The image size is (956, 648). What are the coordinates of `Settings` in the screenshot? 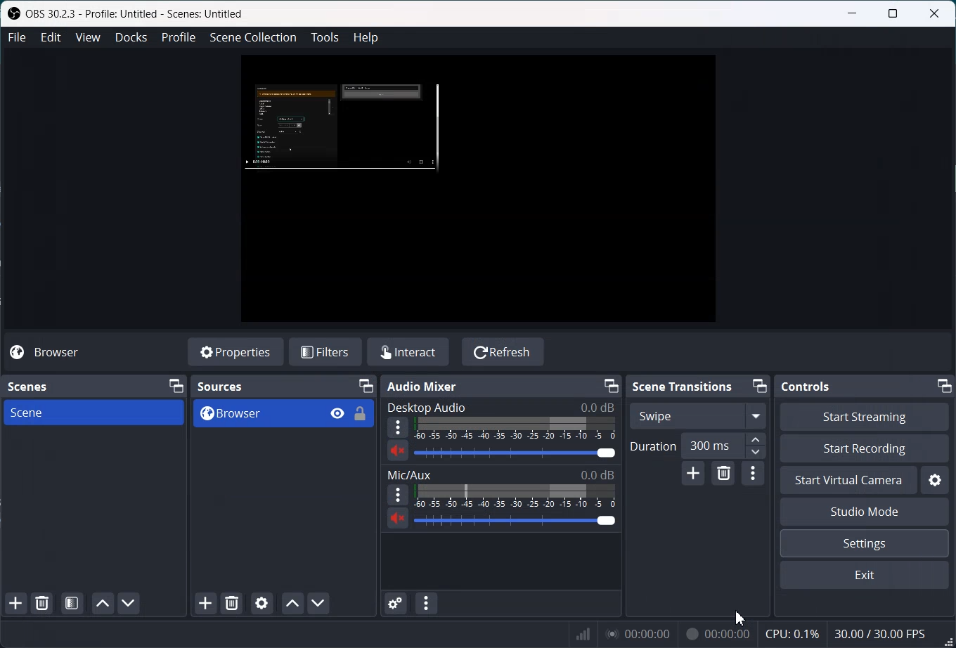 It's located at (865, 544).